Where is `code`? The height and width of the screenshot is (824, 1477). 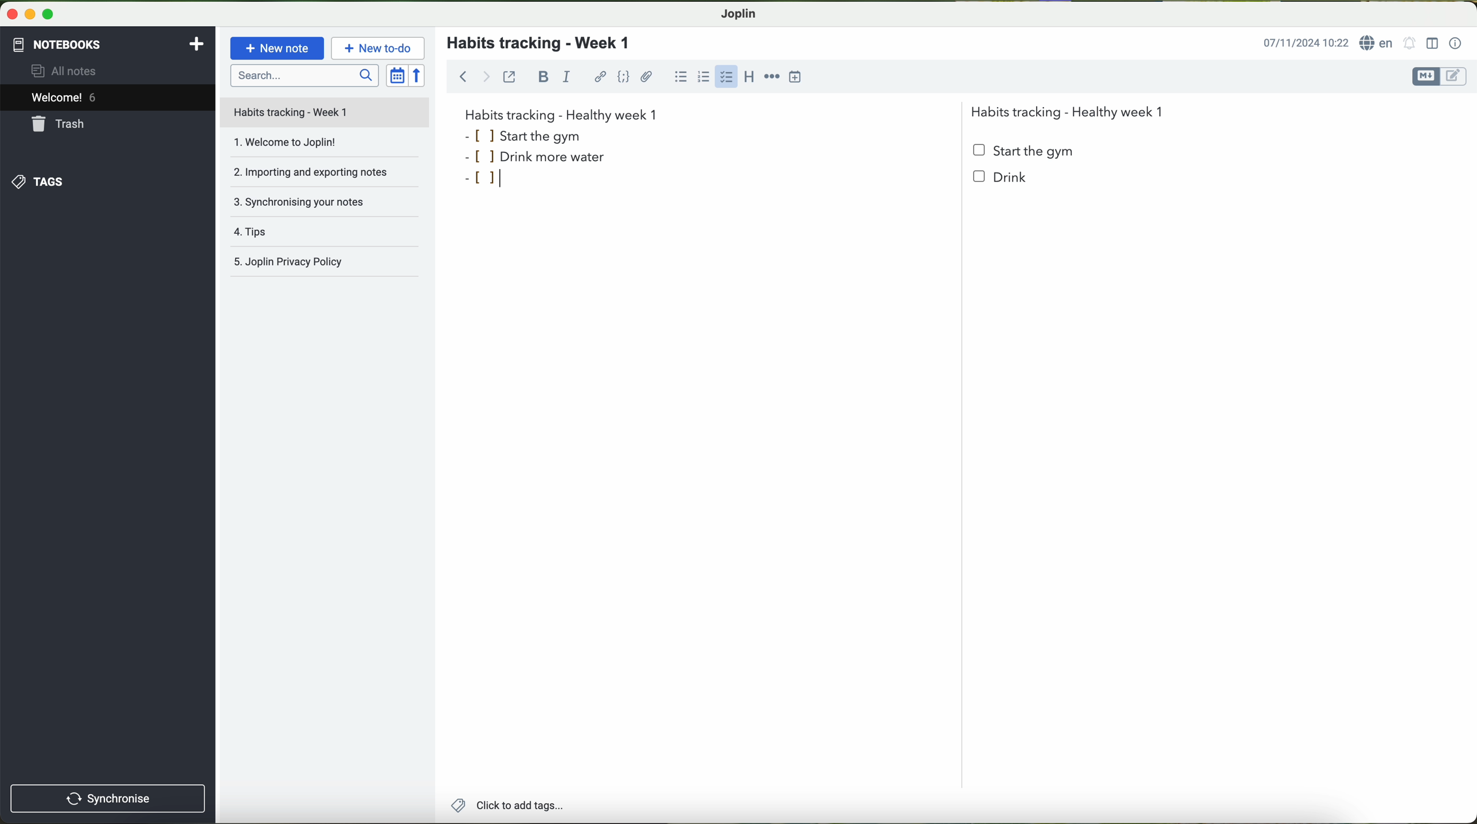 code is located at coordinates (624, 77).